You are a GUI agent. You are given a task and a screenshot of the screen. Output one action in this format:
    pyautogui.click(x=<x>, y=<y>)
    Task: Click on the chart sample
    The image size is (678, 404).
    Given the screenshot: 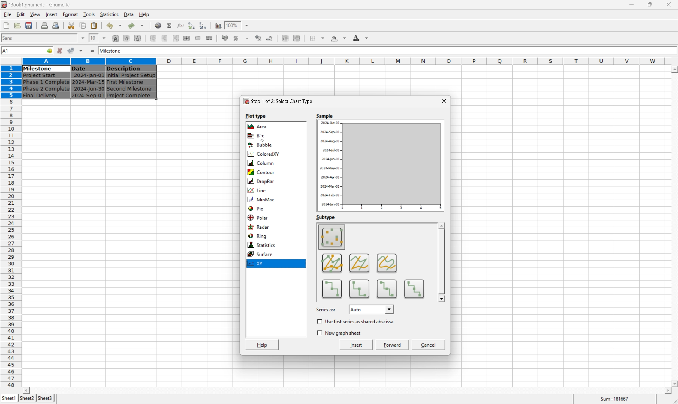 What is the action you would take?
    pyautogui.click(x=381, y=166)
    